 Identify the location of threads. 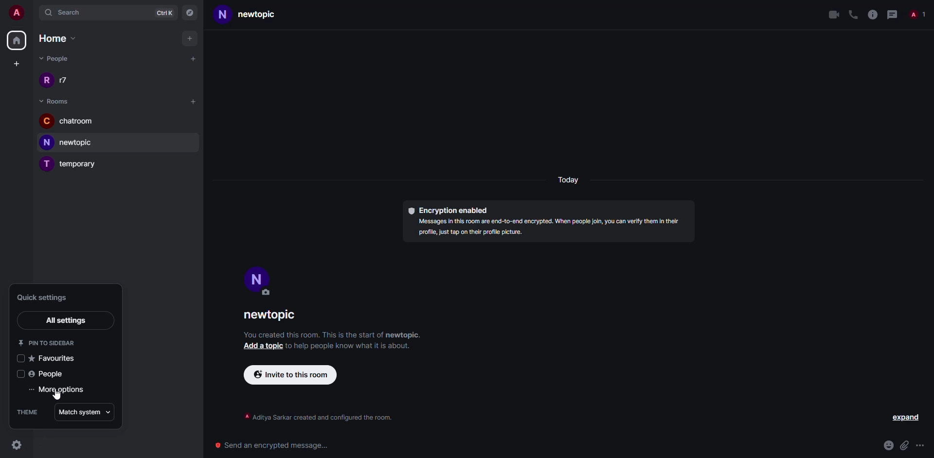
(892, 15).